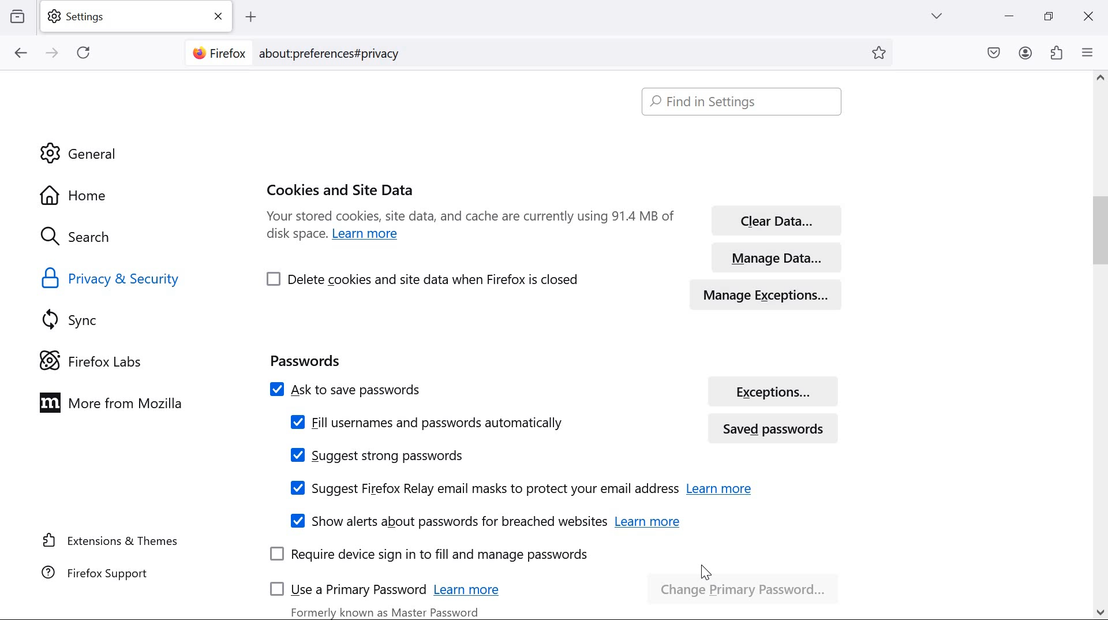  What do you see at coordinates (775, 255) in the screenshot?
I see `Manage Data...` at bounding box center [775, 255].